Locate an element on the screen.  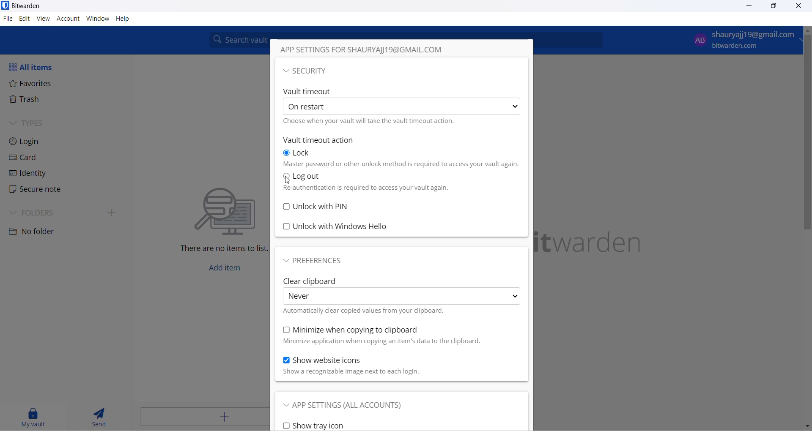
app settings is located at coordinates (354, 407).